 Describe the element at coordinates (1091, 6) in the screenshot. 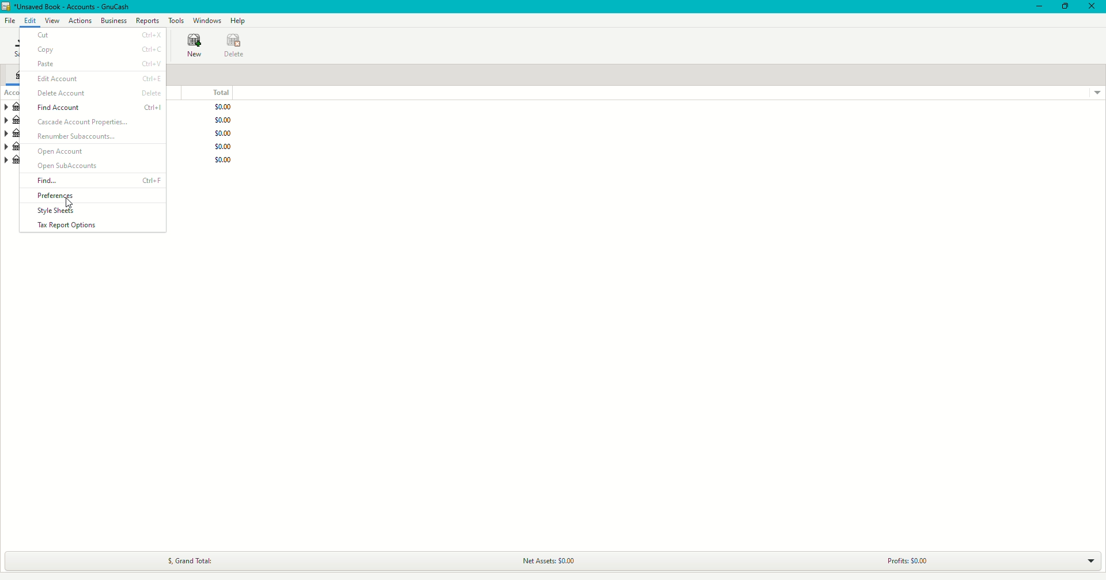

I see `Close` at that location.